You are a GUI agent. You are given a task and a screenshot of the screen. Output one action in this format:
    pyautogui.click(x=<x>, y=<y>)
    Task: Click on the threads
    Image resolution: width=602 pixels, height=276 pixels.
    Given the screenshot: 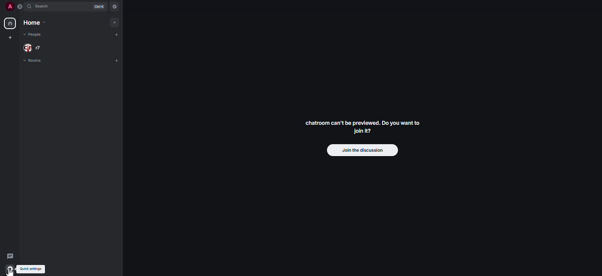 What is the action you would take?
    pyautogui.click(x=9, y=256)
    